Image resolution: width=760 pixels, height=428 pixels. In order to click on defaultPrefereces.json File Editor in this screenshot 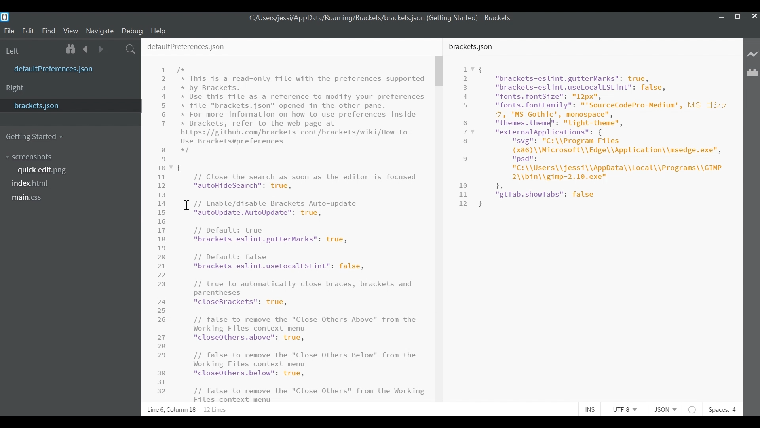, I will do `click(287, 220)`.